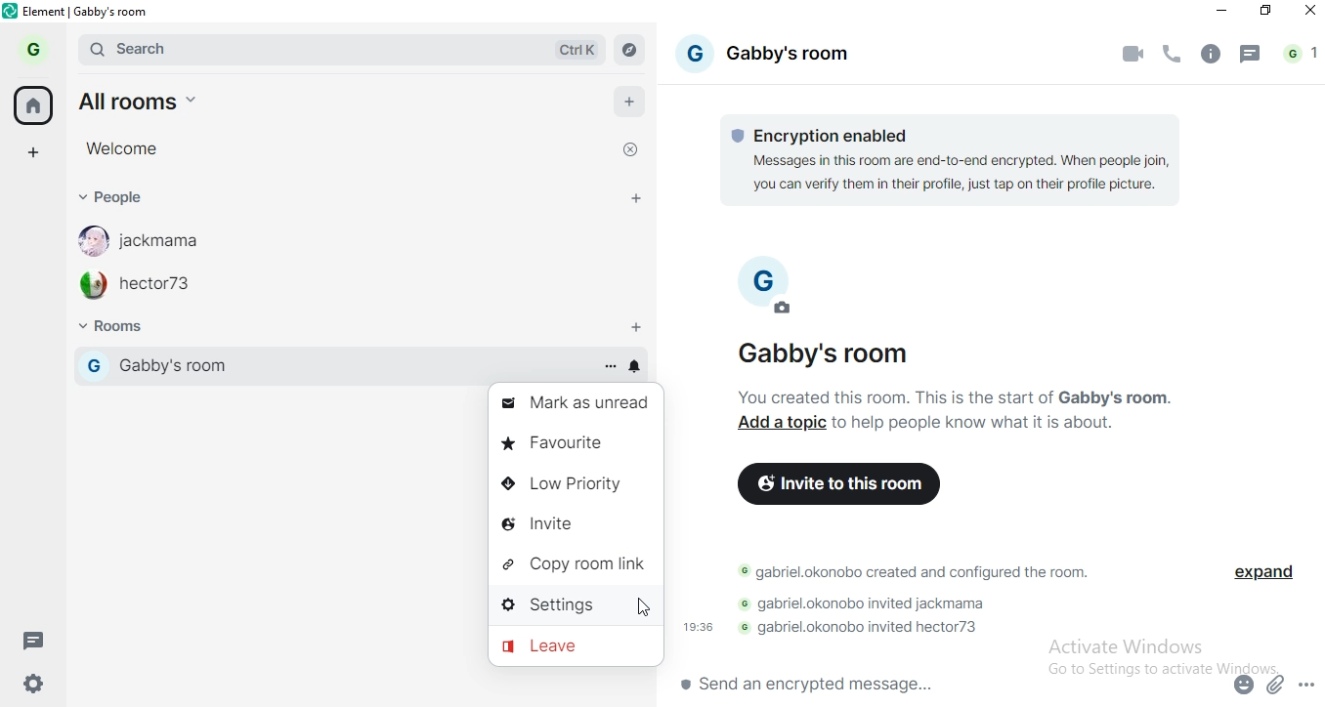 Image resolution: width=1325 pixels, height=707 pixels. What do you see at coordinates (36, 640) in the screenshot?
I see `message` at bounding box center [36, 640].